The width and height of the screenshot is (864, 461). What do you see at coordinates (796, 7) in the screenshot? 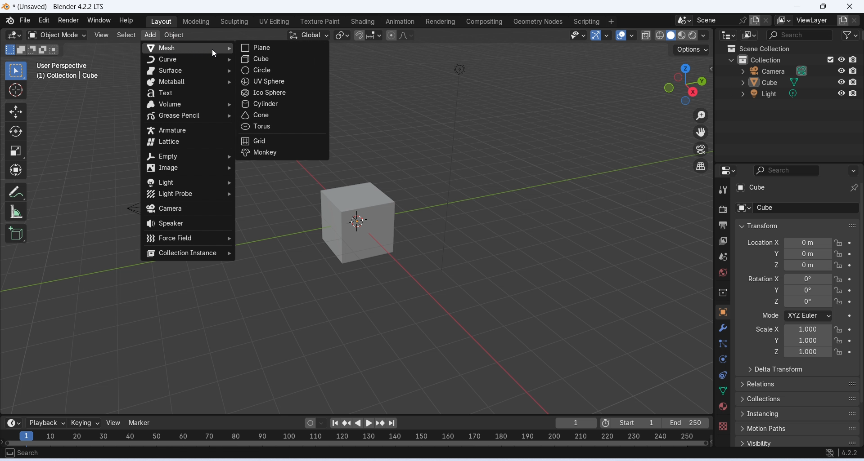
I see `Minimize` at bounding box center [796, 7].